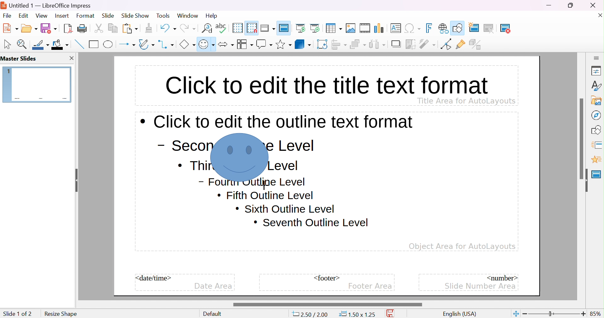 This screenshot has width=604, height=318. I want to click on click to edit the outline text format, so click(277, 121).